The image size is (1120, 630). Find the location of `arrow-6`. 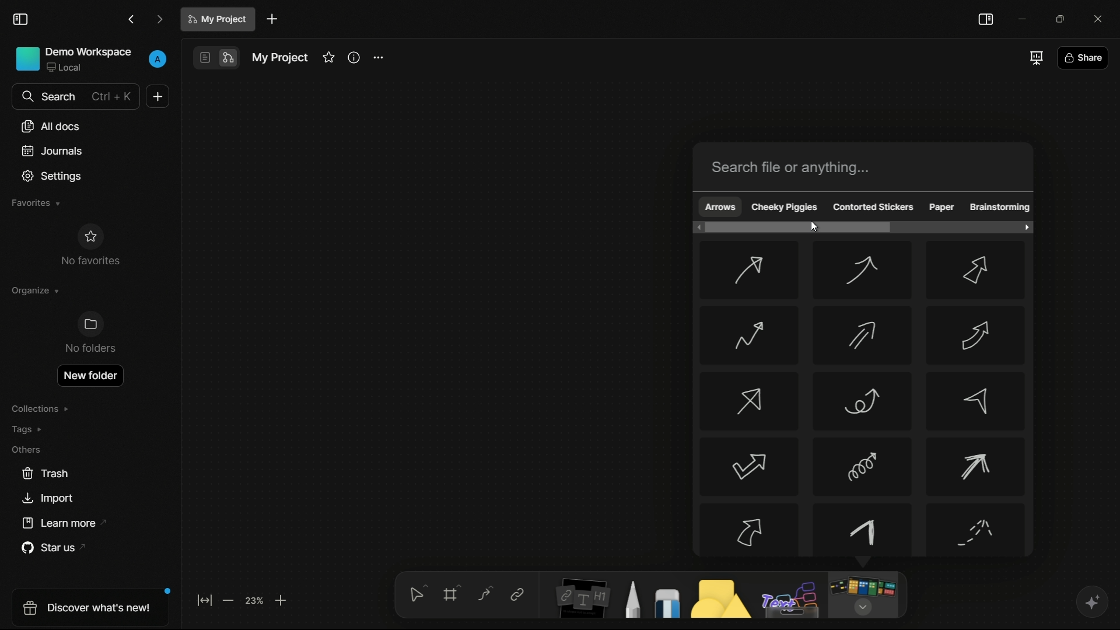

arrow-6 is located at coordinates (977, 334).